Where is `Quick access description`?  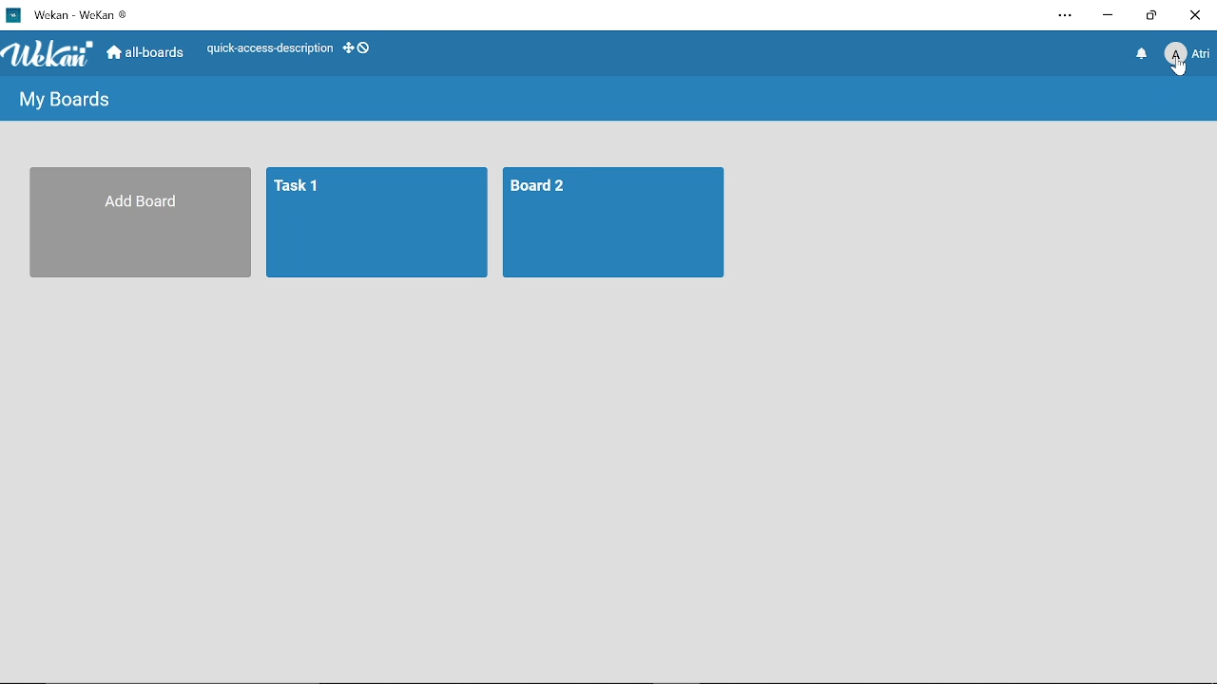
Quick access description is located at coordinates (264, 50).